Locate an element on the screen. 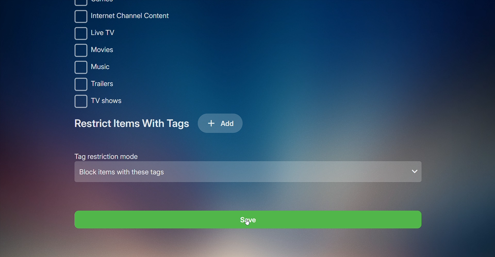 This screenshot has width=495, height=257. TV shows is located at coordinates (104, 102).